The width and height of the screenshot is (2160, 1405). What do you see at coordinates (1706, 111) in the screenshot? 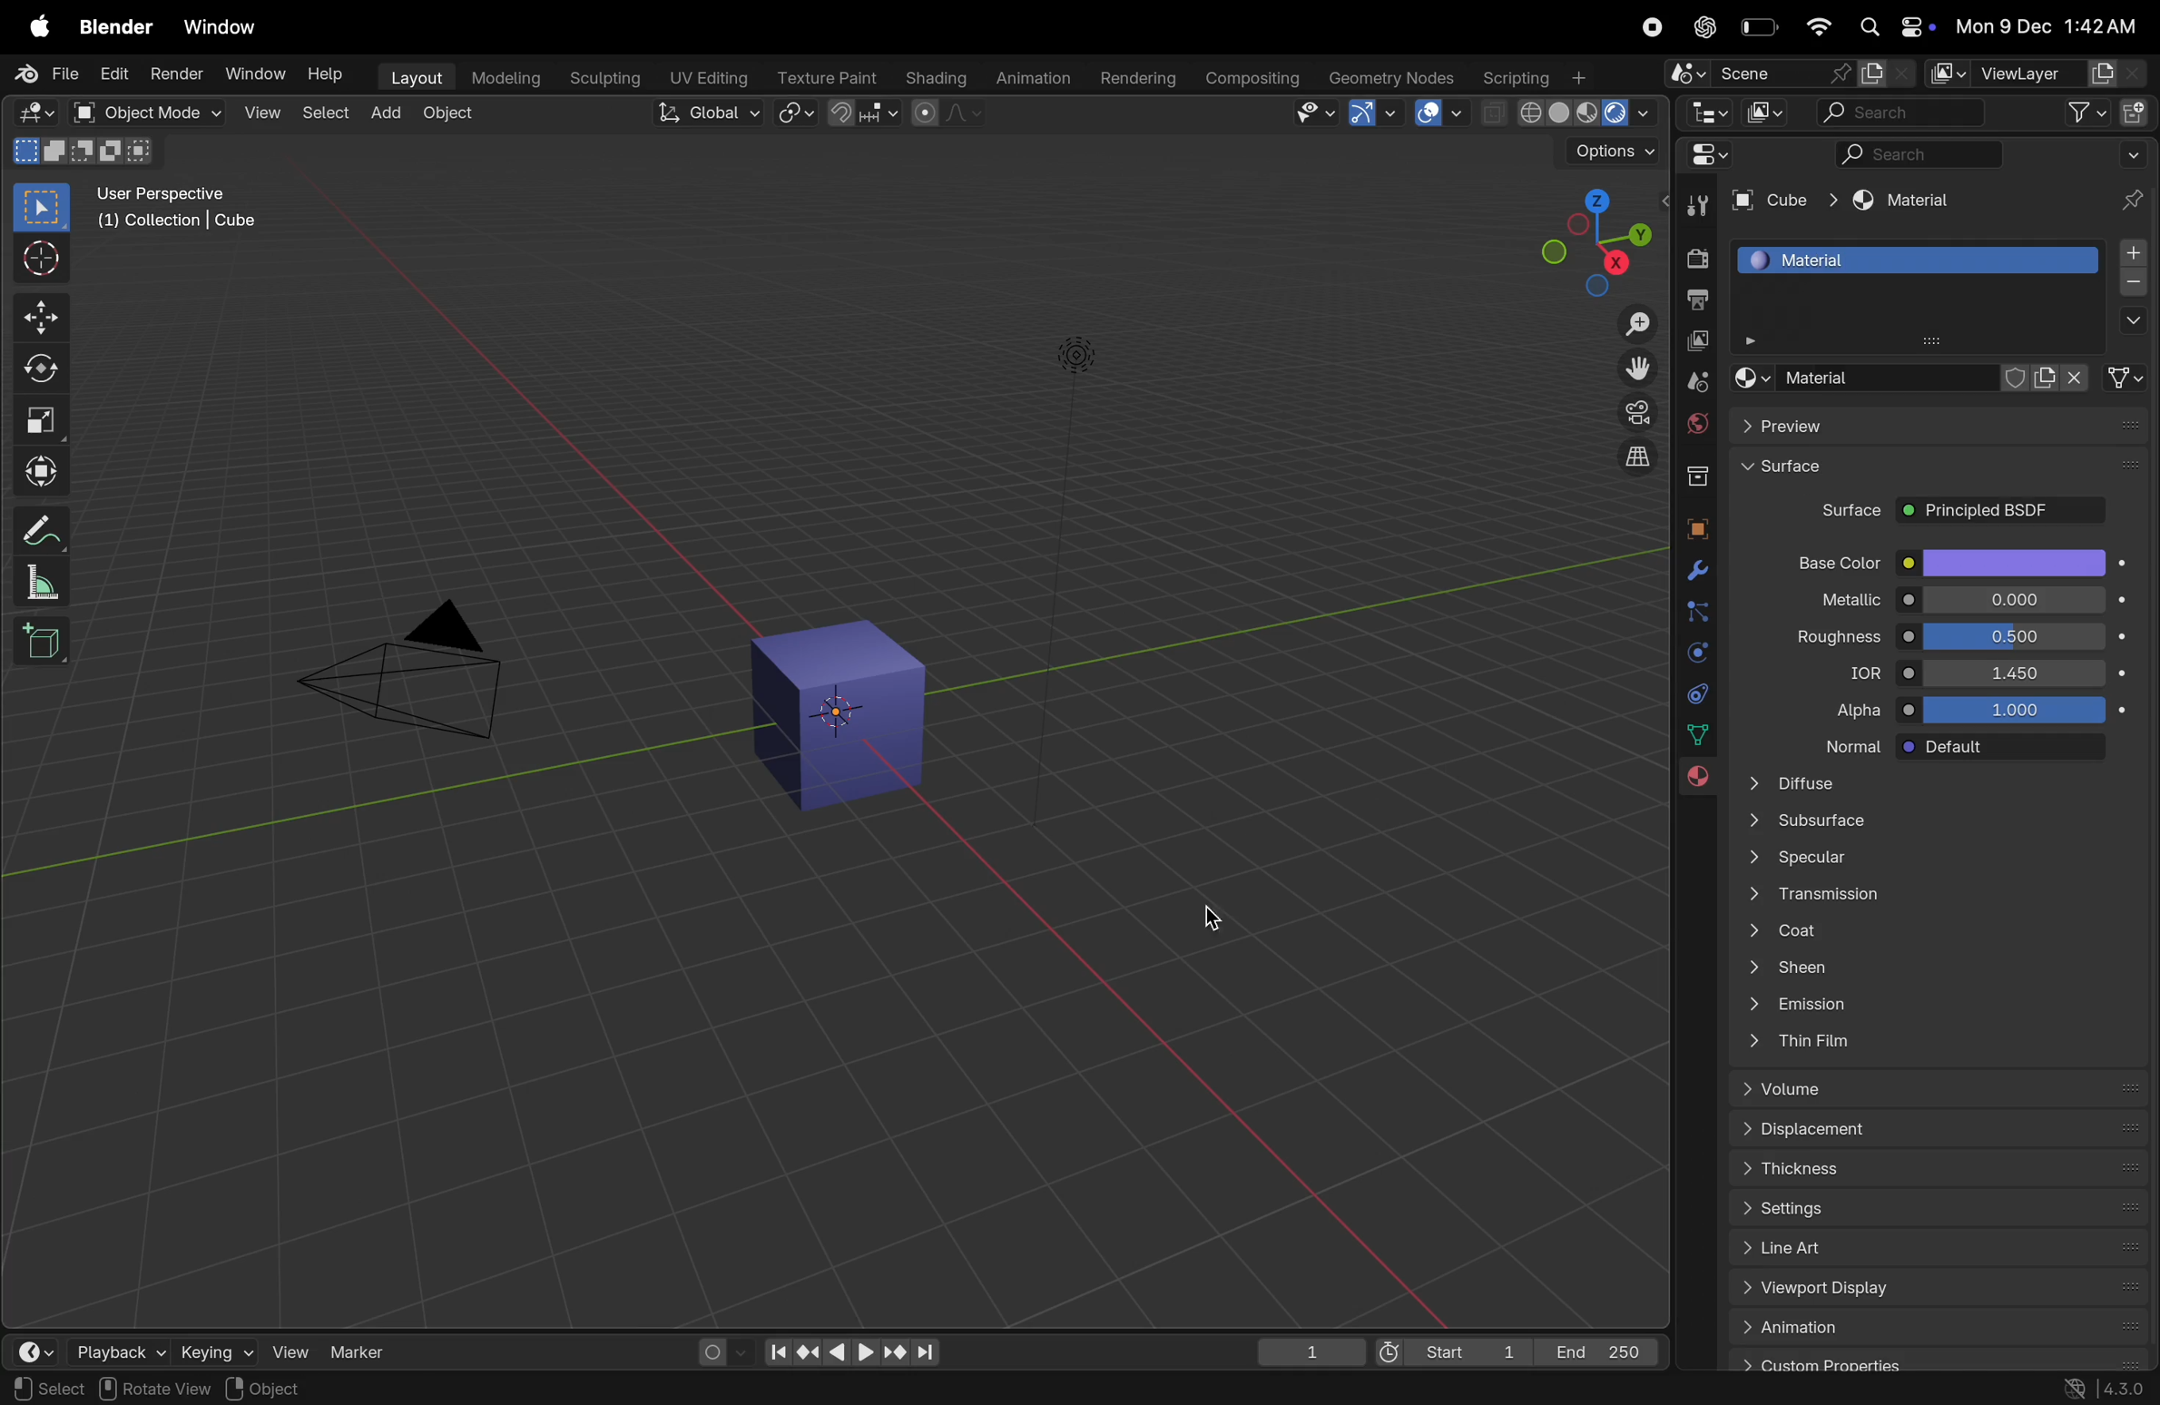
I see `editor type` at bounding box center [1706, 111].